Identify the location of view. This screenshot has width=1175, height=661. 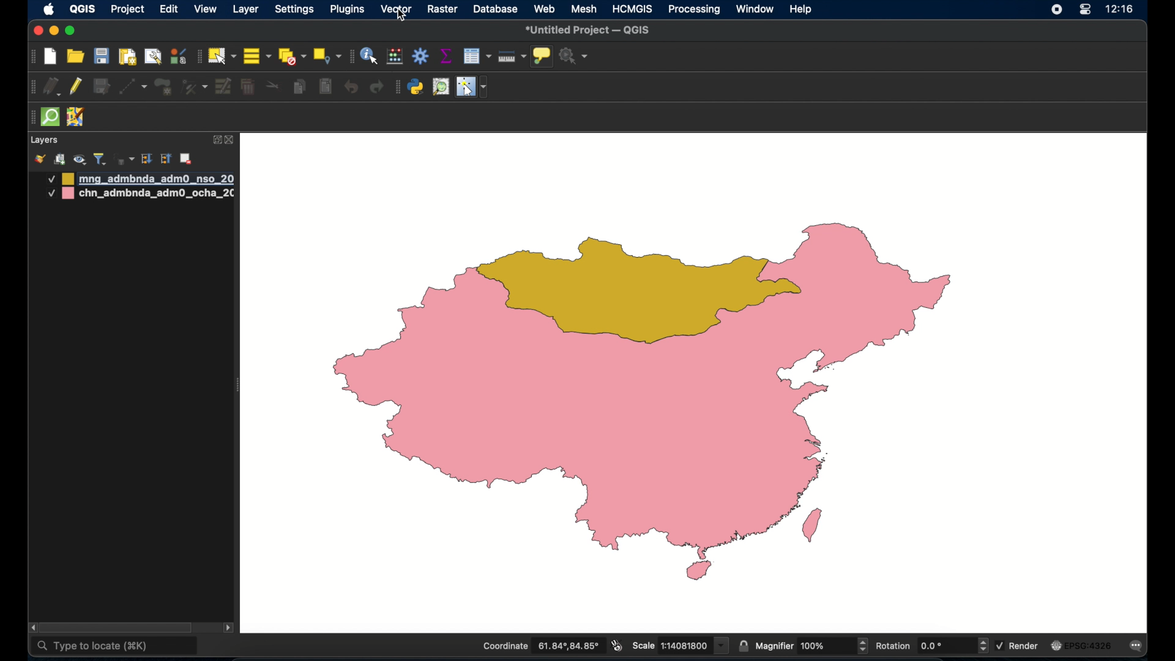
(206, 10).